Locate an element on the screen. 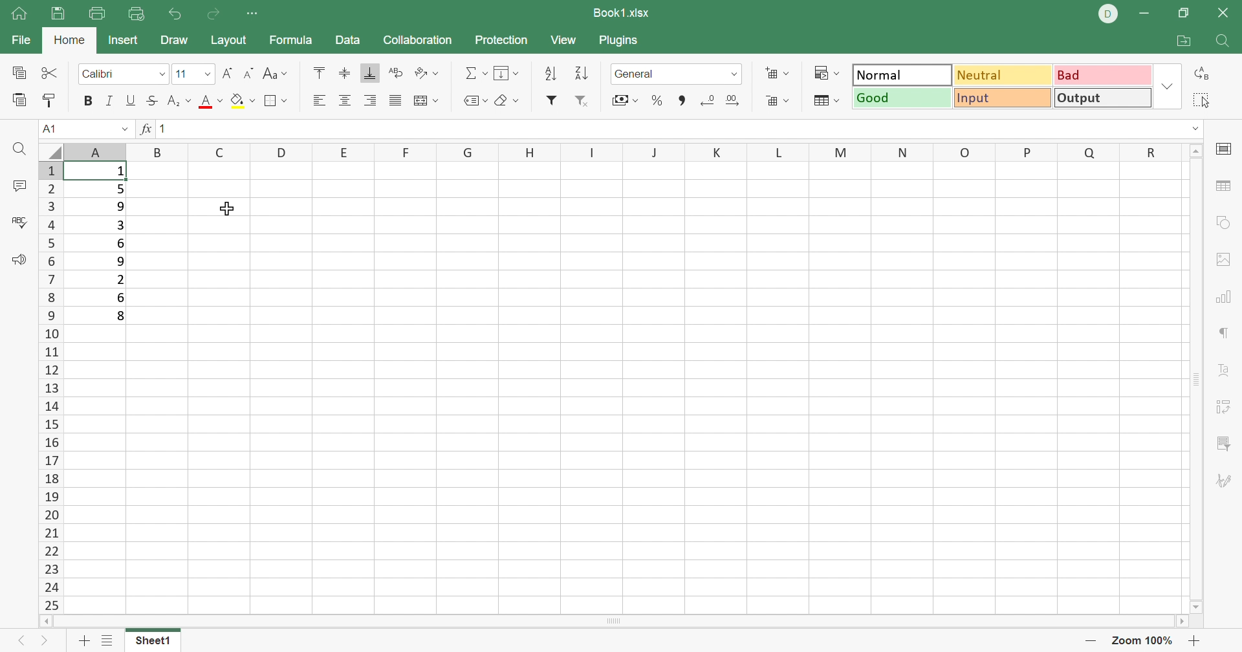  Home is located at coordinates (69, 38).